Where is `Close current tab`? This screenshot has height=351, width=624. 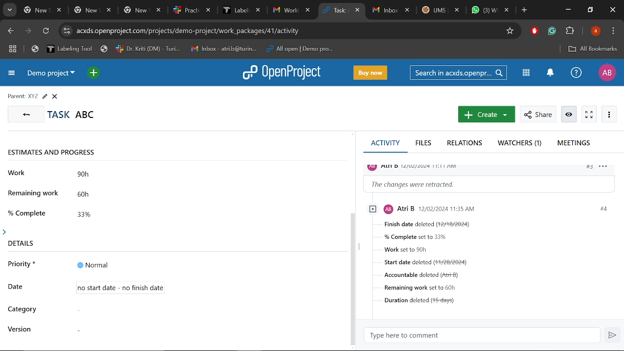 Close current tab is located at coordinates (358, 11).